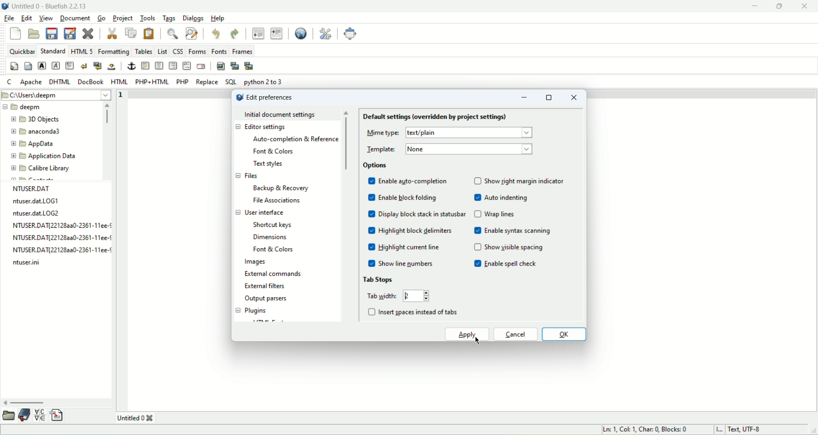  I want to click on plugins, so click(250, 311).